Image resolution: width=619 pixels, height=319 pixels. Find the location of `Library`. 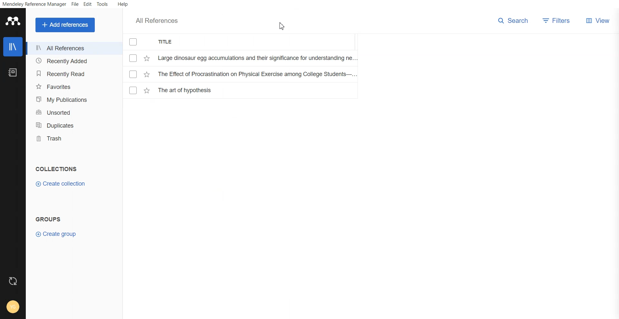

Library is located at coordinates (13, 46).